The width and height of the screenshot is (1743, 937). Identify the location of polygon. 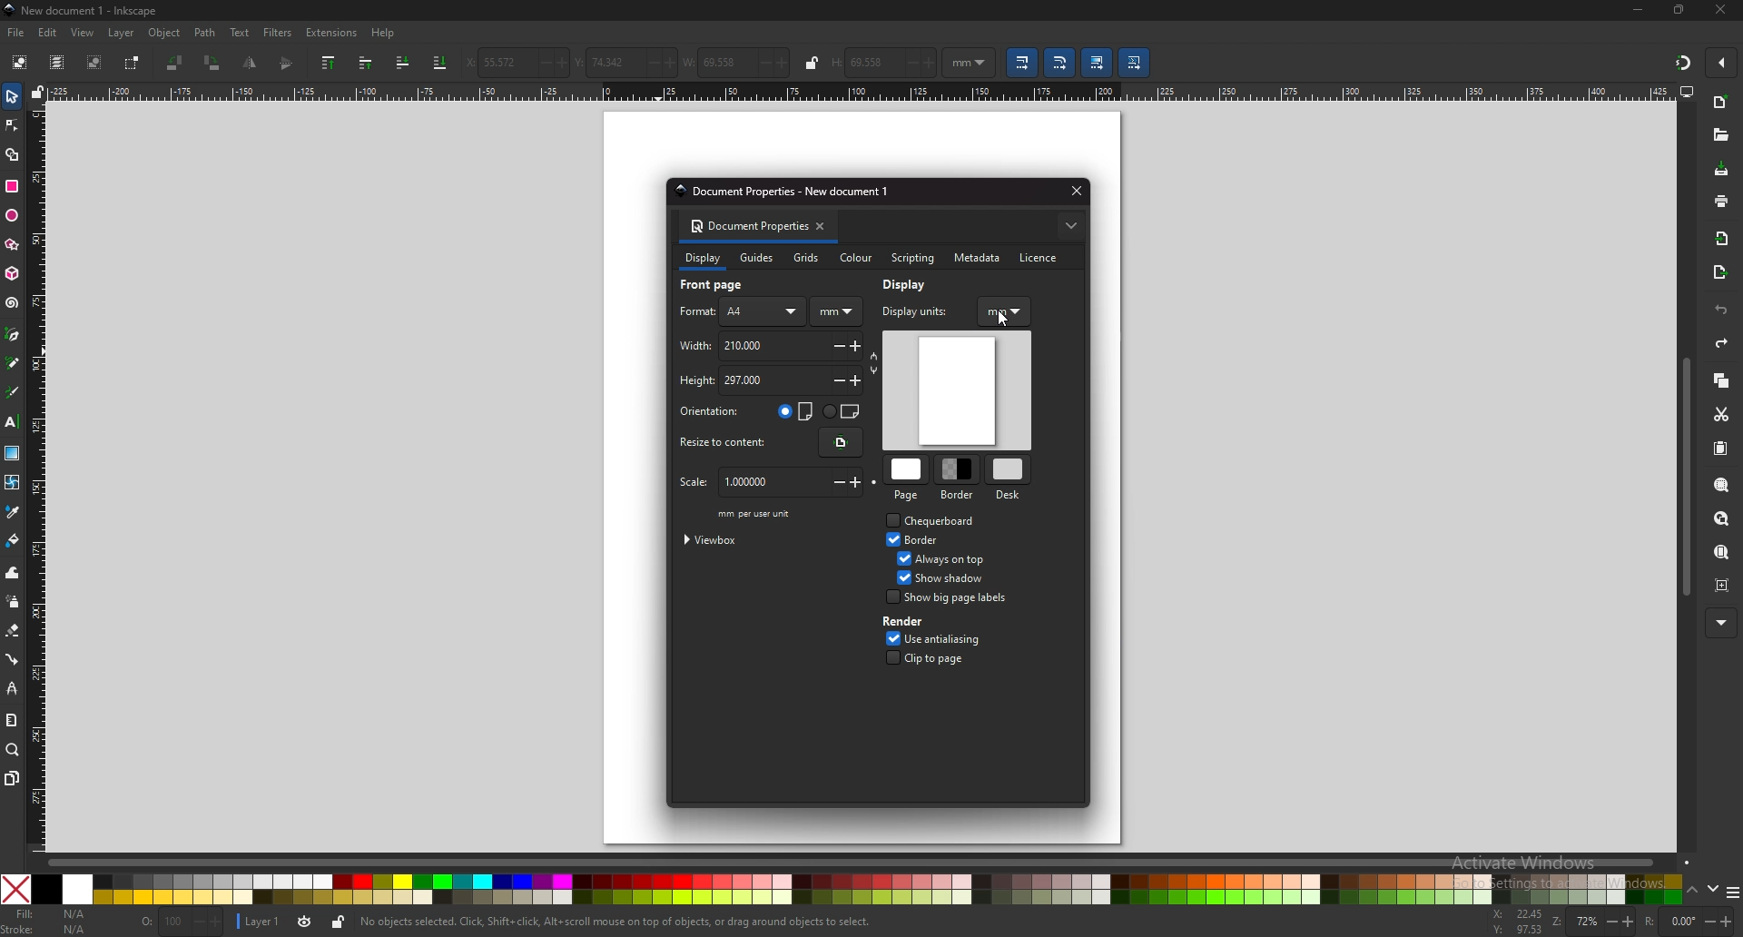
(12, 244).